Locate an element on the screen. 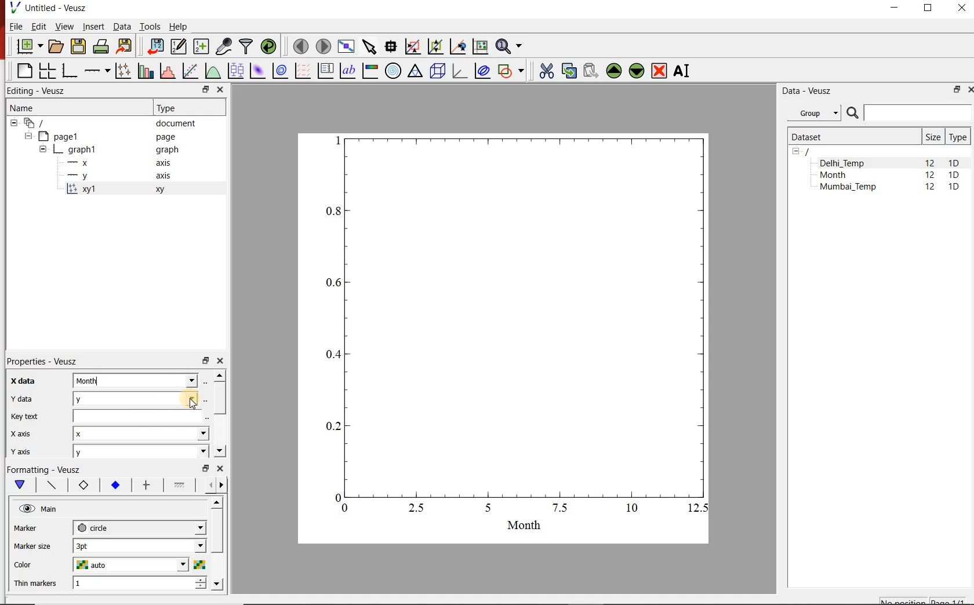  Main is located at coordinates (39, 509).